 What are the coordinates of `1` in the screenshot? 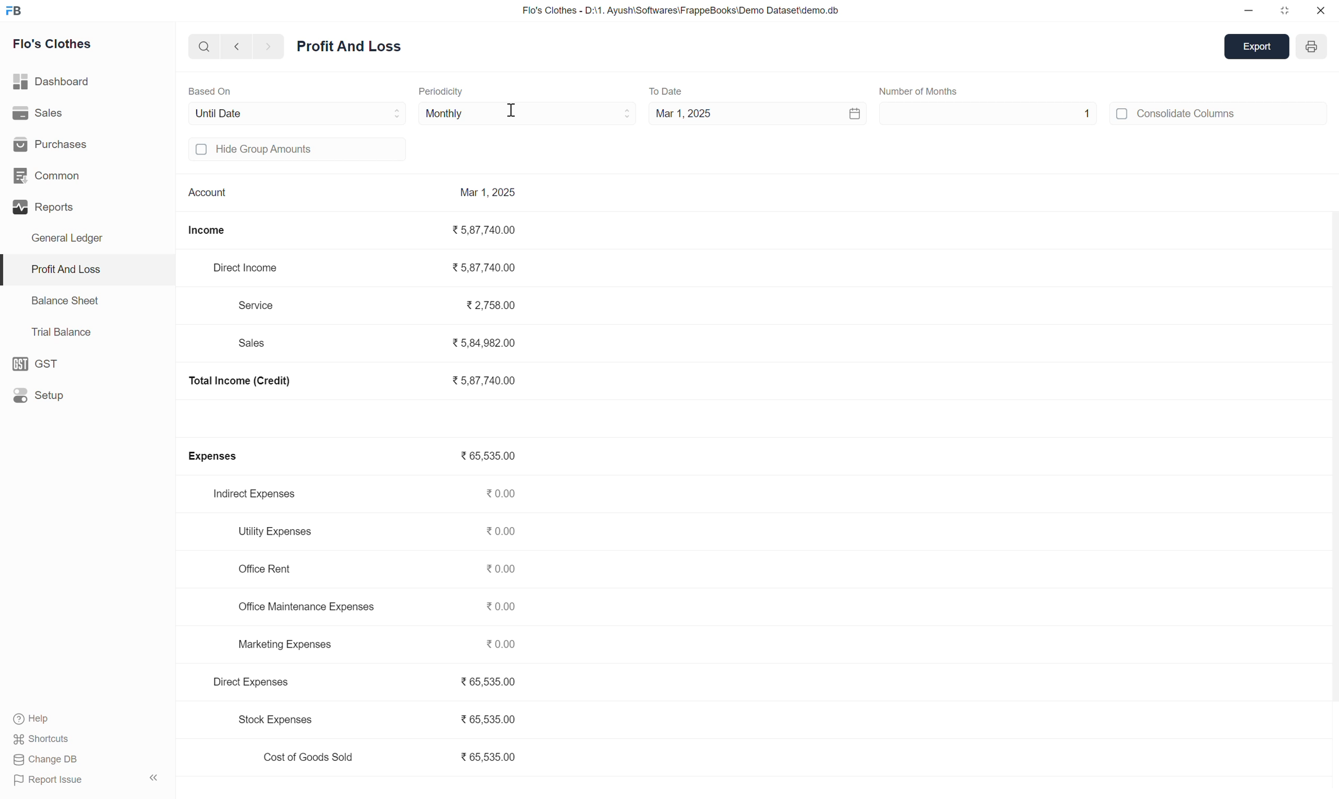 It's located at (997, 115).